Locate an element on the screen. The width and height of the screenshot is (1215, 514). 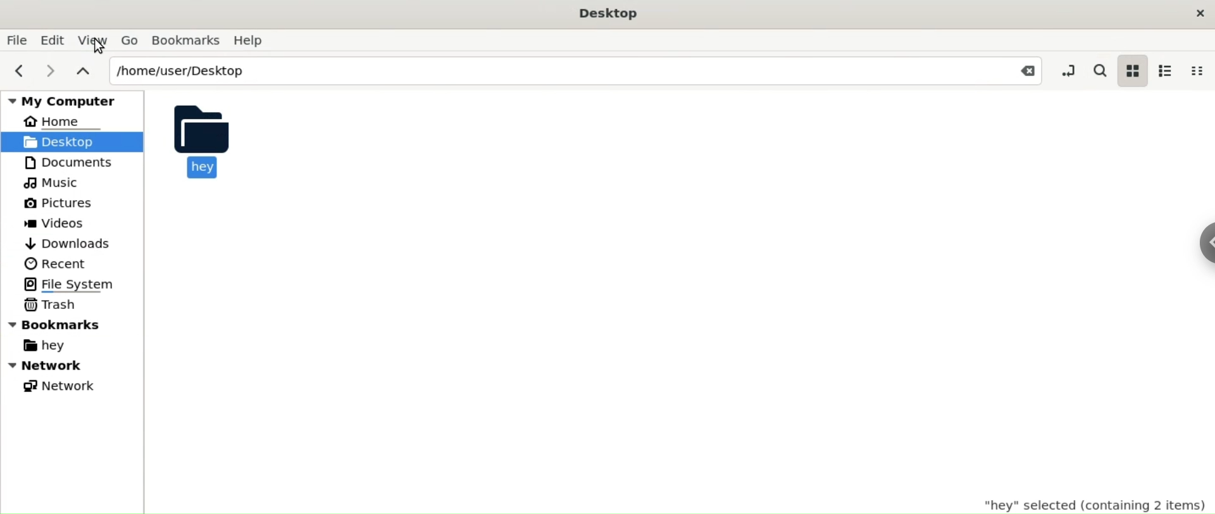
Go is located at coordinates (132, 41).